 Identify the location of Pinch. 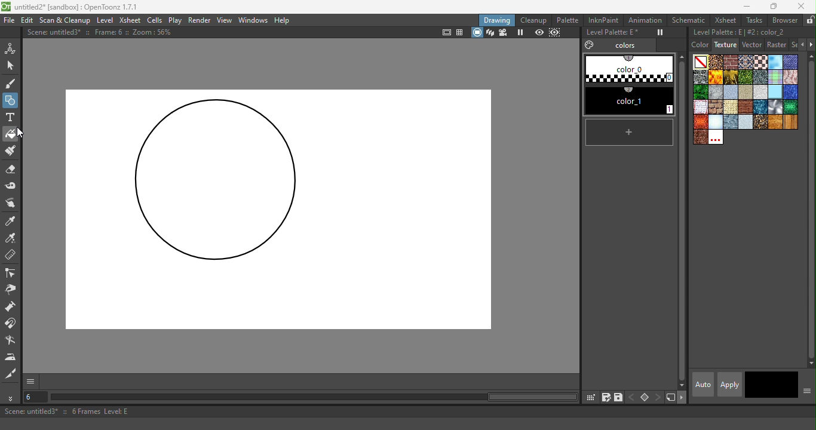
(11, 291).